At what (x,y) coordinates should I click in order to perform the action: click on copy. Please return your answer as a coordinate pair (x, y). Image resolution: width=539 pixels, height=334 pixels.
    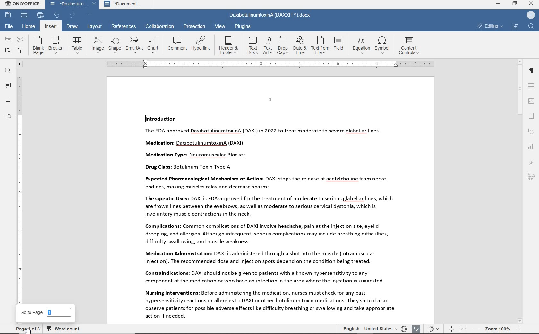
    Looking at the image, I should click on (7, 39).